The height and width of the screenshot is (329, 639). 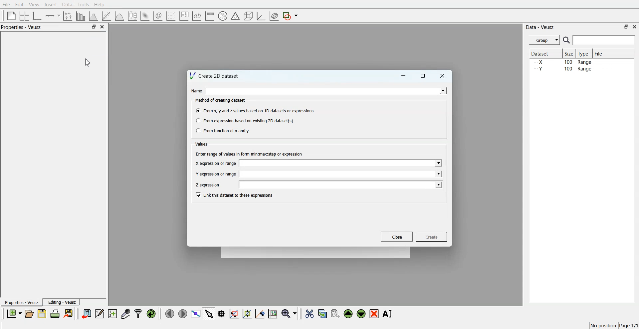 I want to click on Group, so click(x=544, y=40).